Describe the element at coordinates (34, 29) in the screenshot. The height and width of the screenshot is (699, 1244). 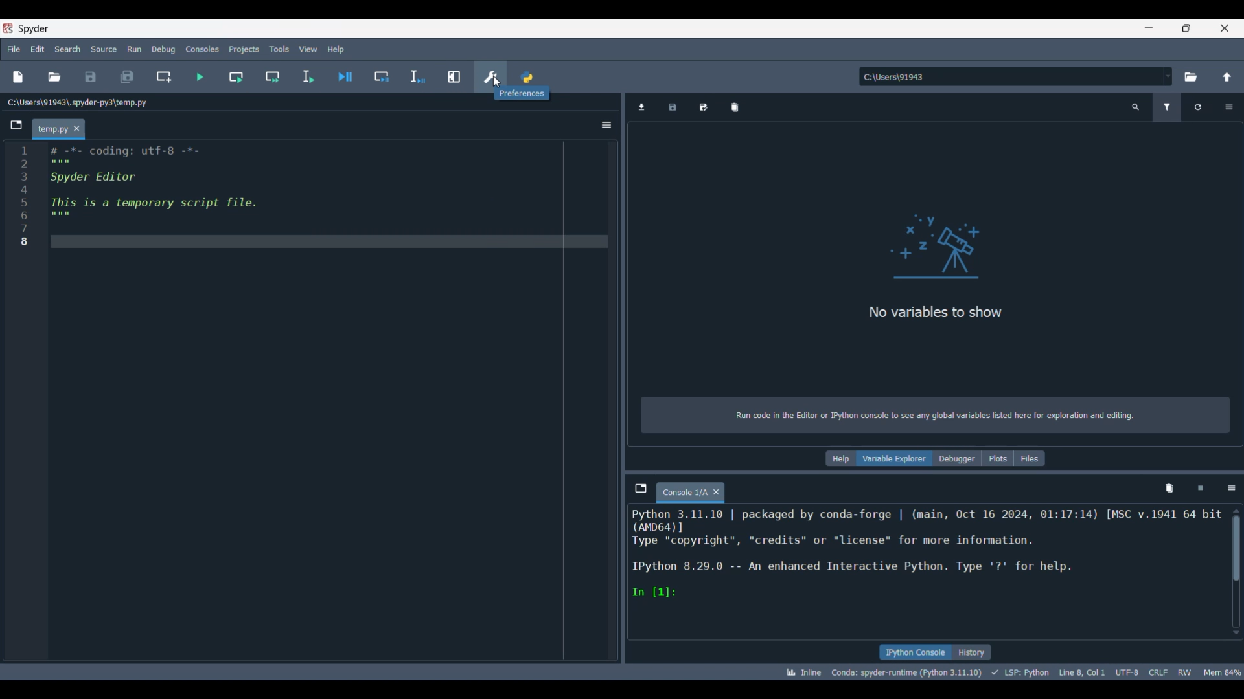
I see `Software name` at that location.